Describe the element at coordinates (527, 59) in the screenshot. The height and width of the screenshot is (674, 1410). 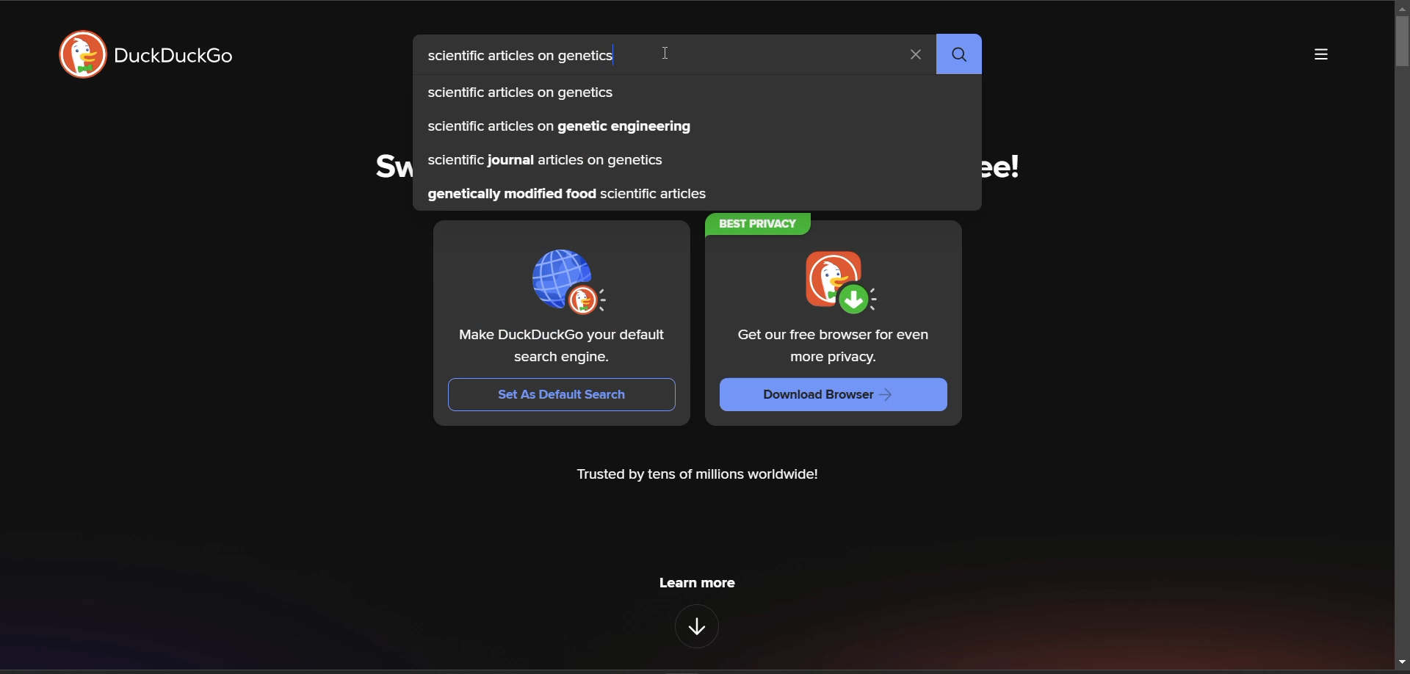
I see `scientific articles on genetics` at that location.